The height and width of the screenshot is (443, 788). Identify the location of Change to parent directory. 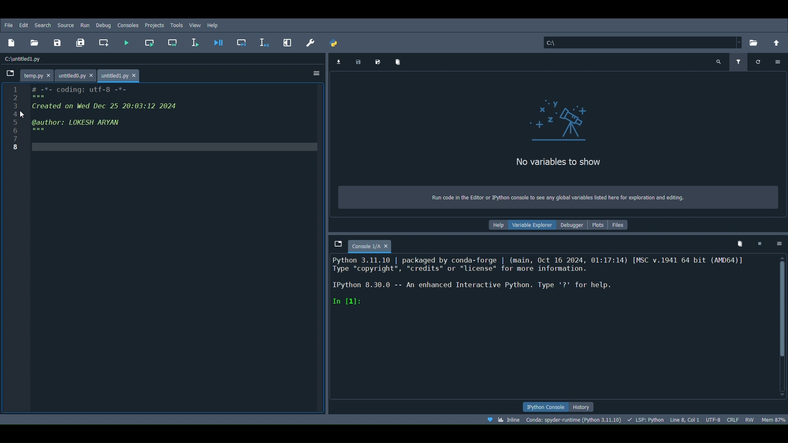
(777, 41).